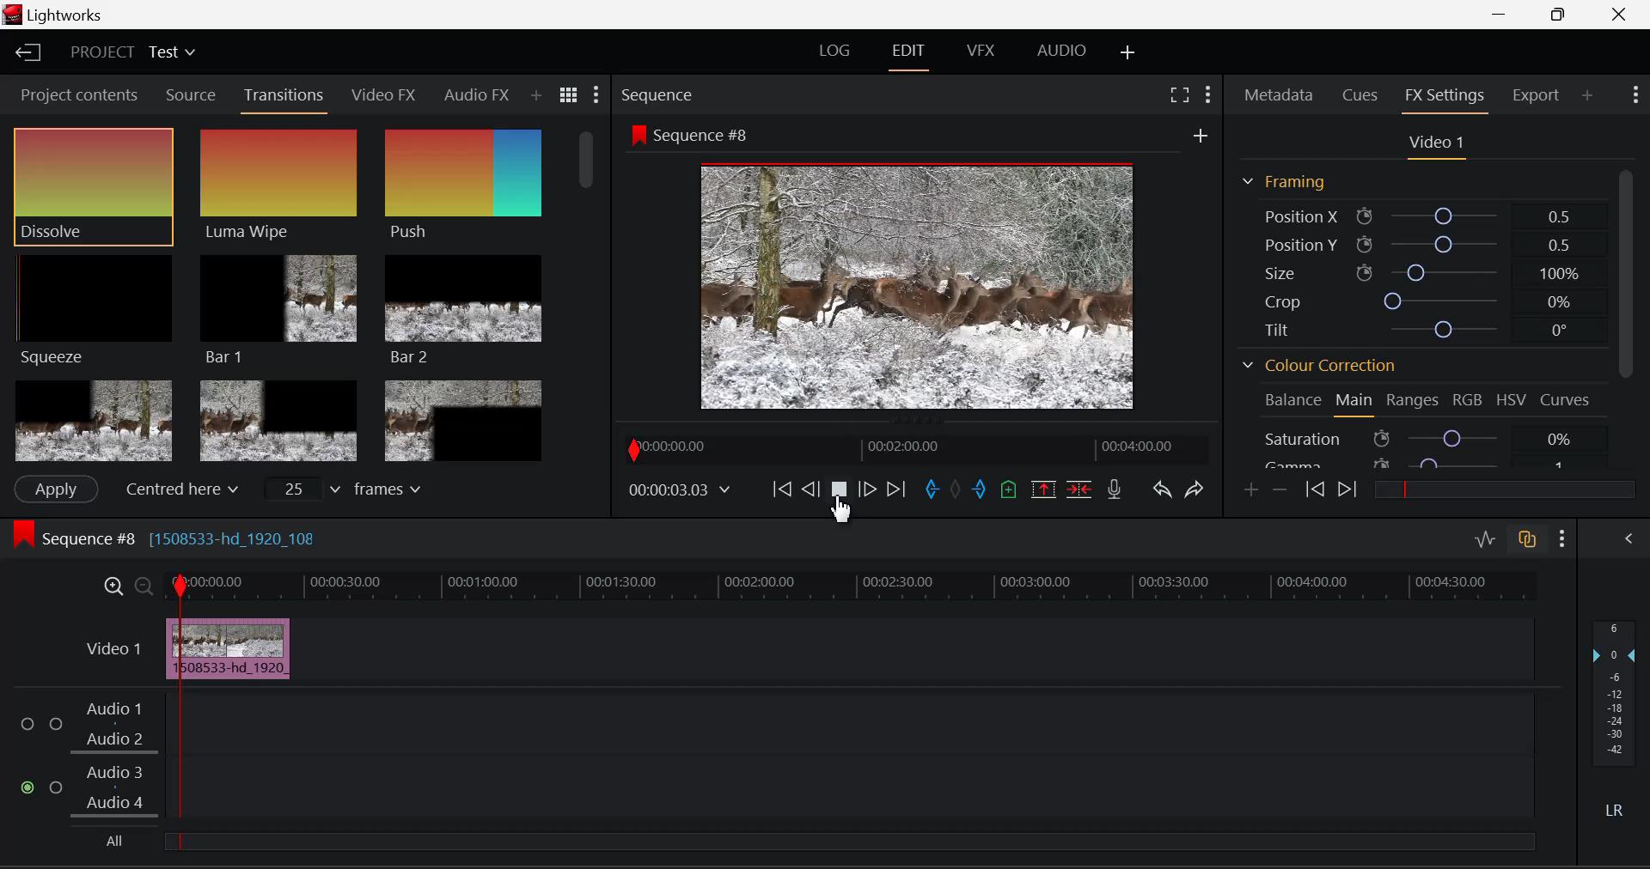 This screenshot has height=869, width=1650. What do you see at coordinates (57, 786) in the screenshot?
I see `Audio Input Checkbox` at bounding box center [57, 786].